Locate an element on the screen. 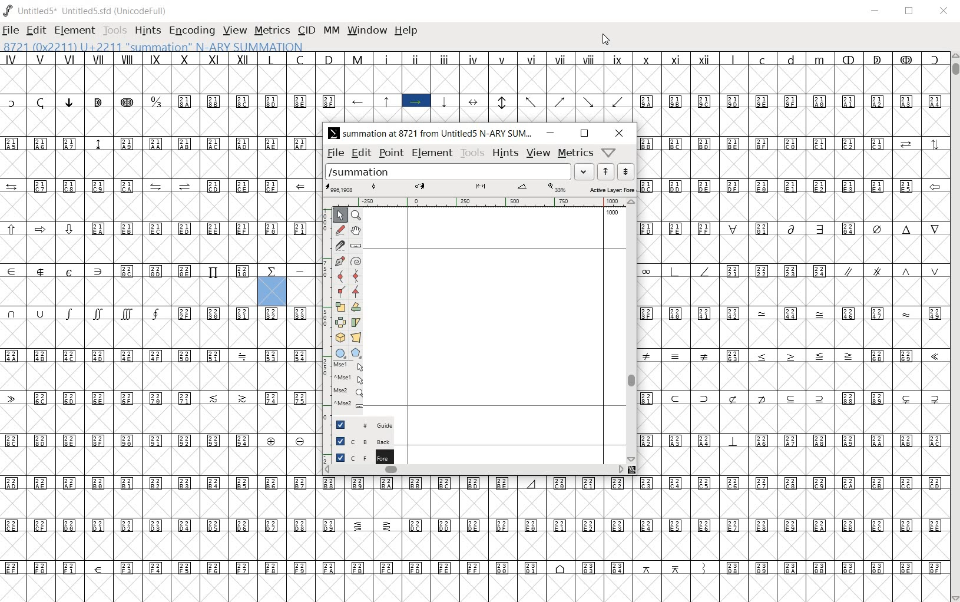 This screenshot has height=602, width=960. Rotate the selection is located at coordinates (356, 323).